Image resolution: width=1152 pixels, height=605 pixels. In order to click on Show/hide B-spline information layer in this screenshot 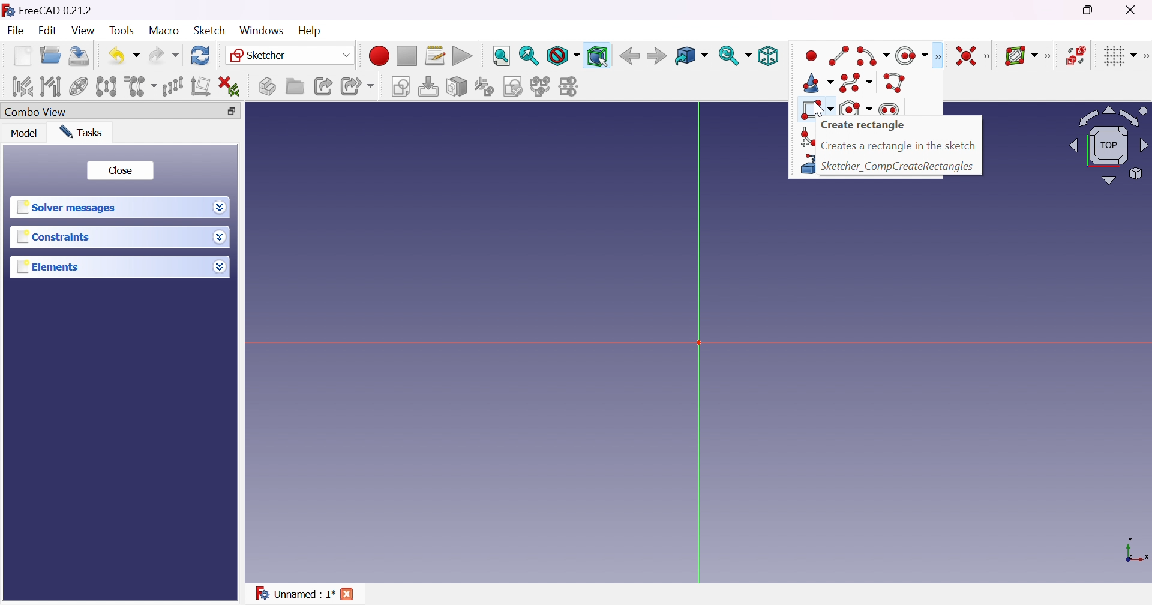, I will do `click(1021, 55)`.